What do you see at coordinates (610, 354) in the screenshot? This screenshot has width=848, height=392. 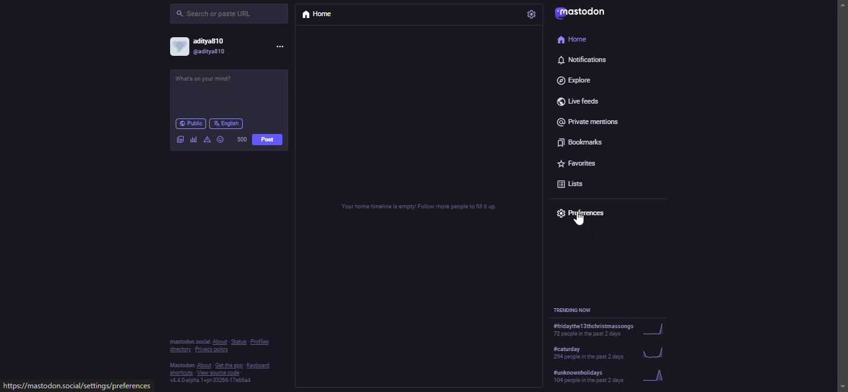 I see `trending` at bounding box center [610, 354].